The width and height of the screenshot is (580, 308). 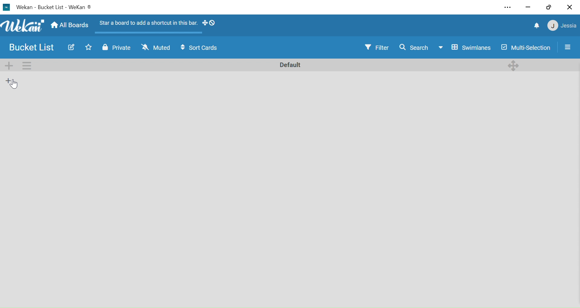 I want to click on Edit, so click(x=70, y=47).